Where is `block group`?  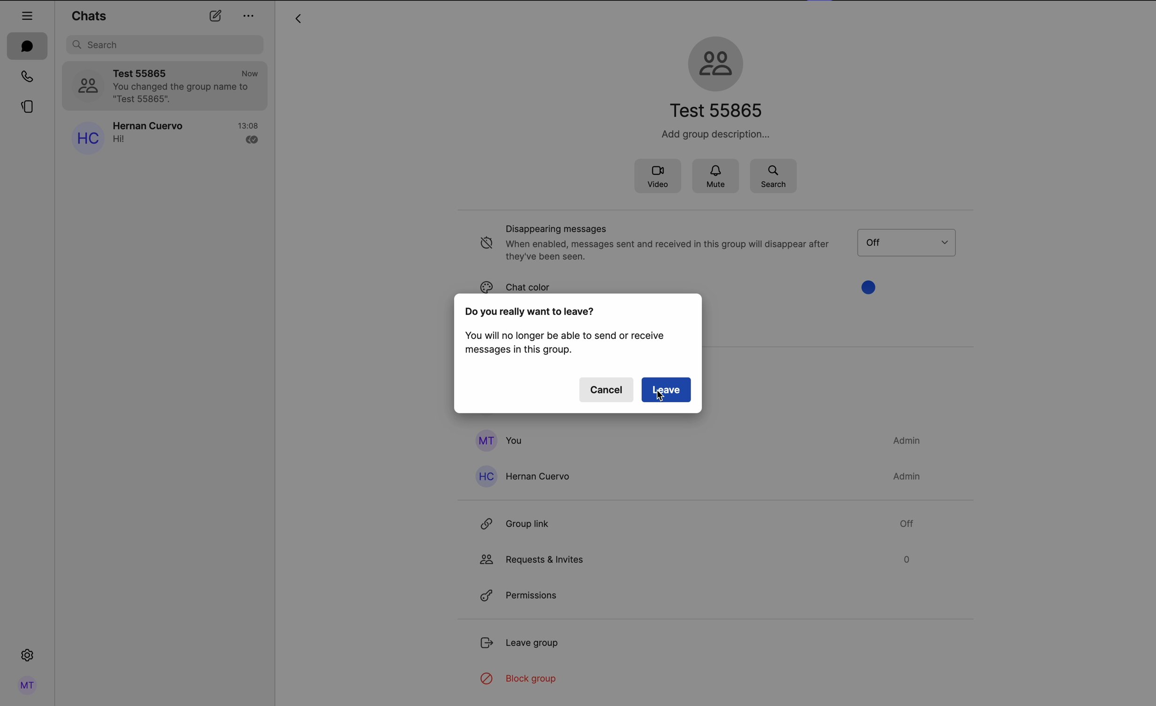
block group is located at coordinates (522, 680).